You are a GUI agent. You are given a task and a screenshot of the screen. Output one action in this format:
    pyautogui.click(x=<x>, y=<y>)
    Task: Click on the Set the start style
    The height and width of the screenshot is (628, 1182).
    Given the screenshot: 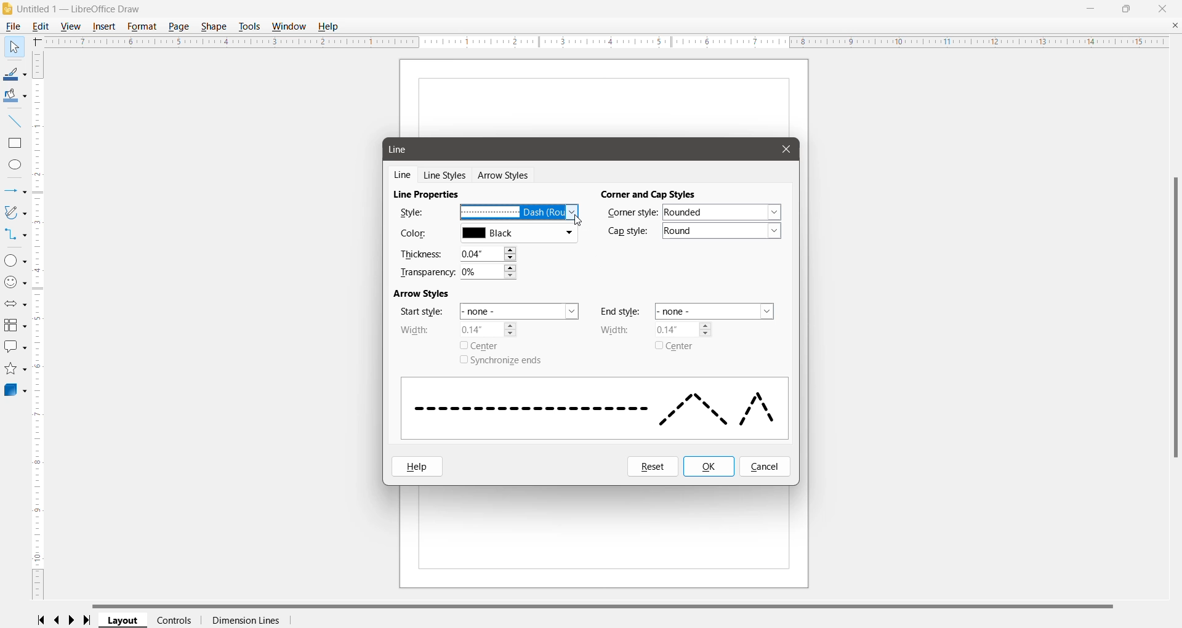 What is the action you would take?
    pyautogui.click(x=518, y=311)
    